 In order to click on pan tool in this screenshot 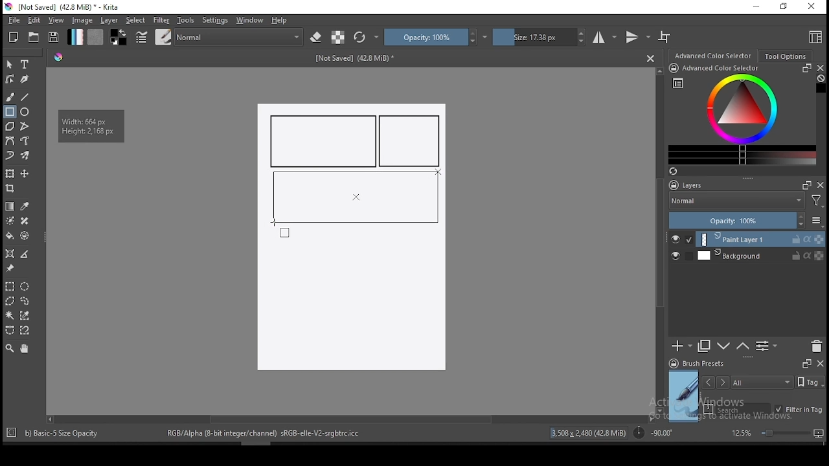, I will do `click(23, 349)`.